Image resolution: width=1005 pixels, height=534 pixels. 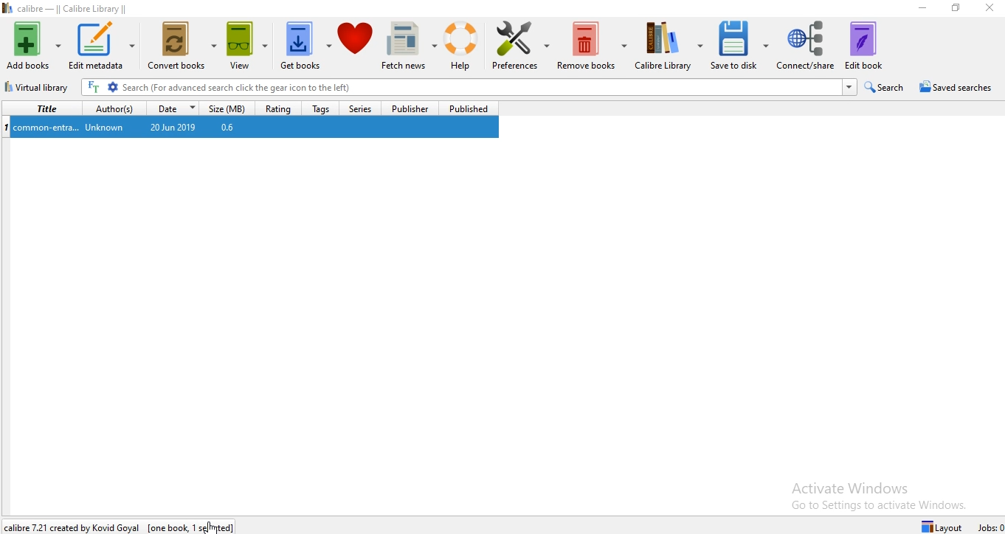 What do you see at coordinates (75, 8) in the screenshot?
I see `calibre - || Calibre Library ||` at bounding box center [75, 8].